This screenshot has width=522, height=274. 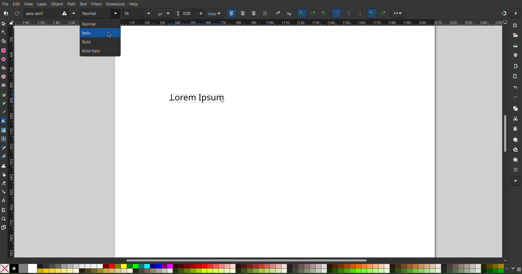 I want to click on Bold, so click(x=92, y=42).